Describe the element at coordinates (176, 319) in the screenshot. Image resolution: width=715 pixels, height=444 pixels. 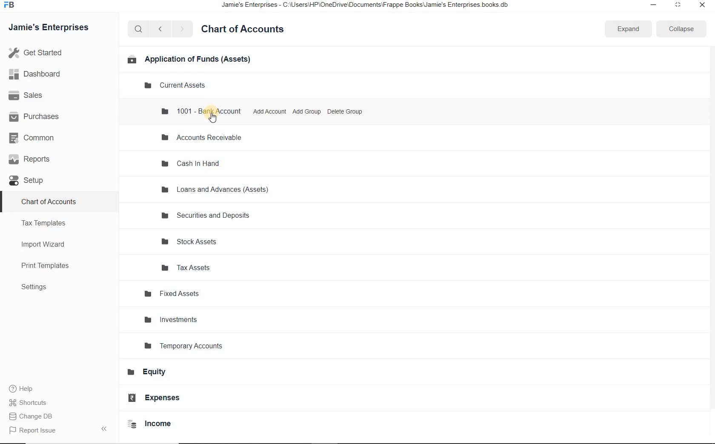
I see `Investments` at that location.